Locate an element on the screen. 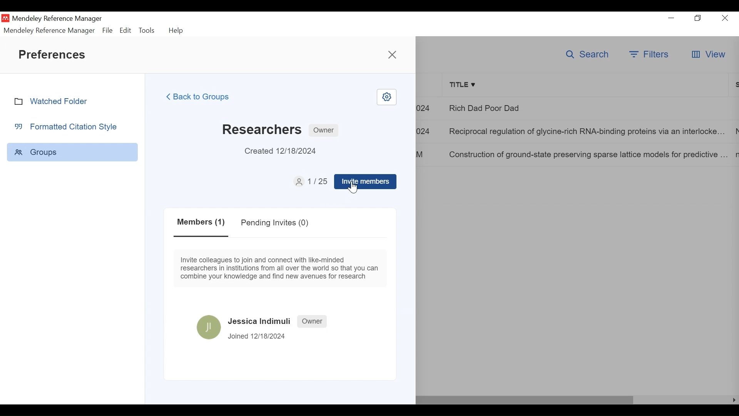 The image size is (739, 416). Joined 12/18/2024 is located at coordinates (258, 335).